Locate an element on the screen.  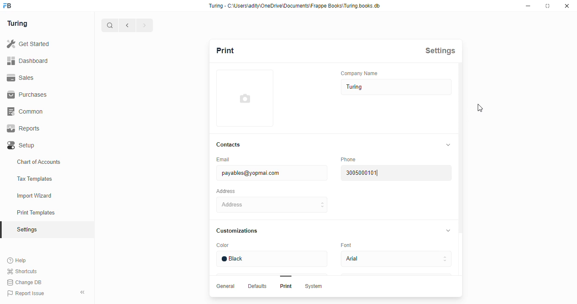
collapse is located at coordinates (446, 144).